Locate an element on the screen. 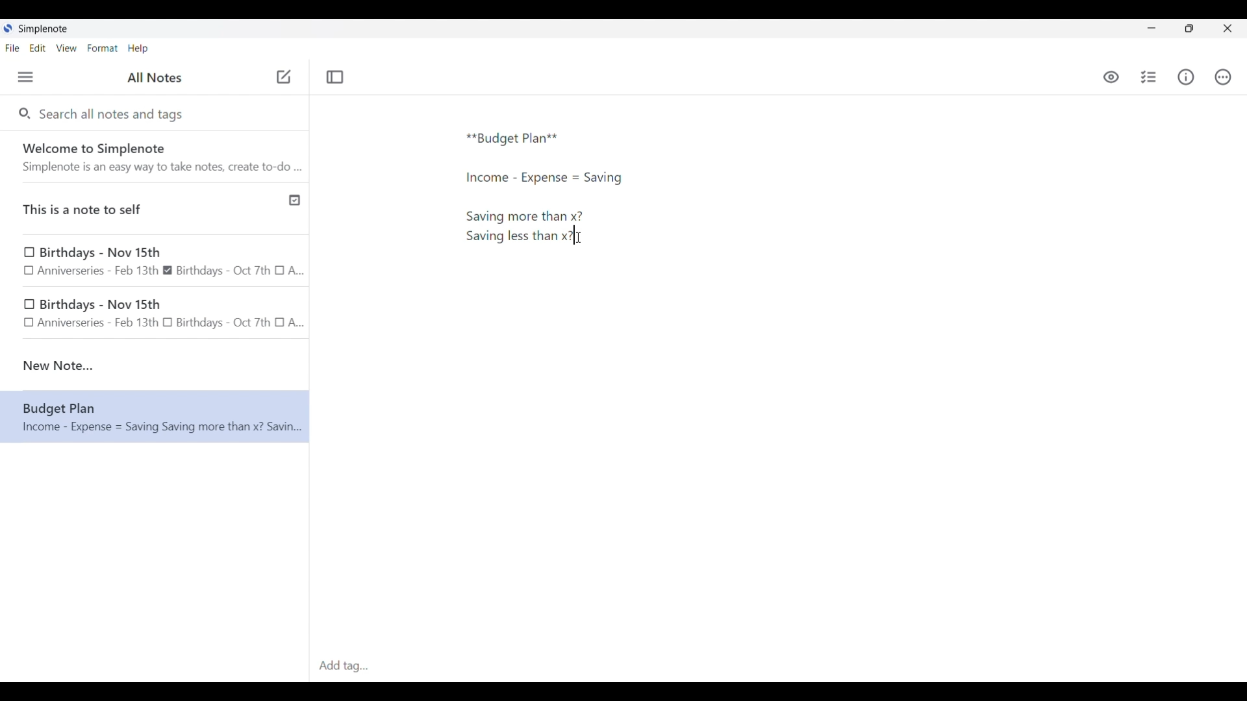 This screenshot has height=701, width=1247. Info is located at coordinates (1186, 77).